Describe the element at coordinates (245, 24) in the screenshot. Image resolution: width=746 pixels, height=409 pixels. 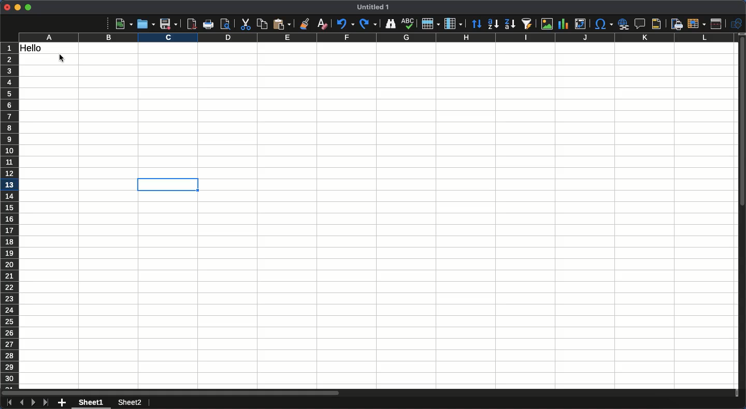
I see `Cut` at that location.